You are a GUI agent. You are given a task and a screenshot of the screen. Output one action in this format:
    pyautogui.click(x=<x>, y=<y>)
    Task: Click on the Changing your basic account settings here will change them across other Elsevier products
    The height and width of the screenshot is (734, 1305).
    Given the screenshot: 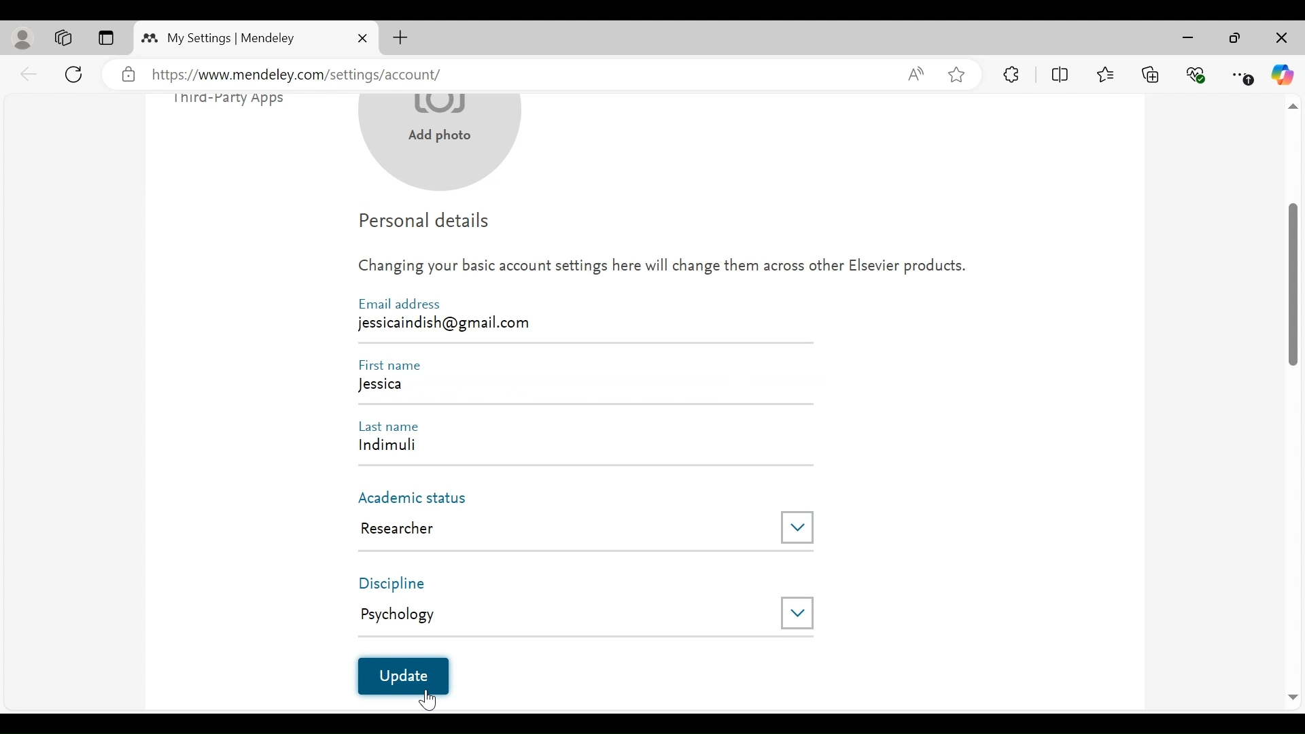 What is the action you would take?
    pyautogui.click(x=662, y=270)
    